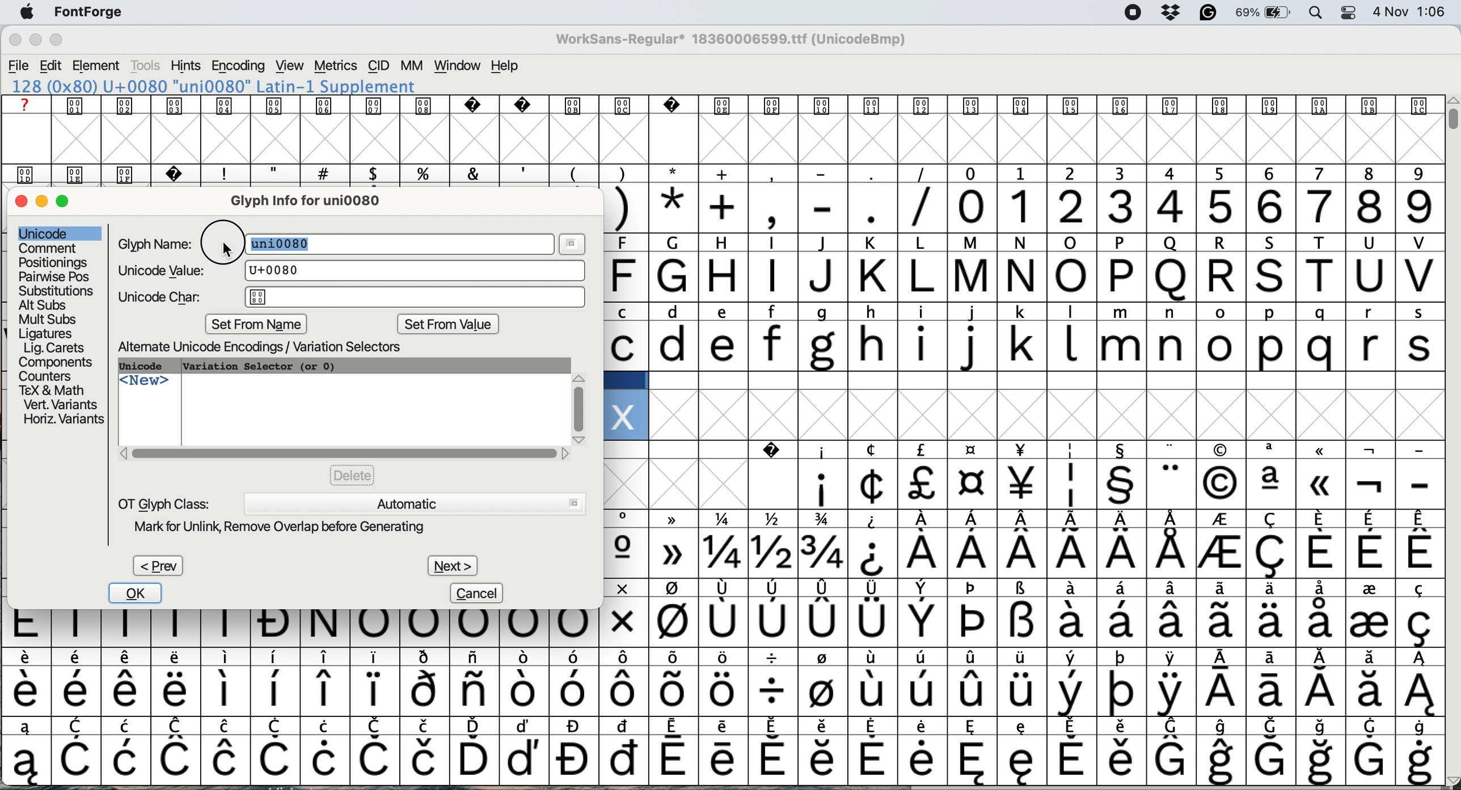  I want to click on numbers, so click(1194, 206).